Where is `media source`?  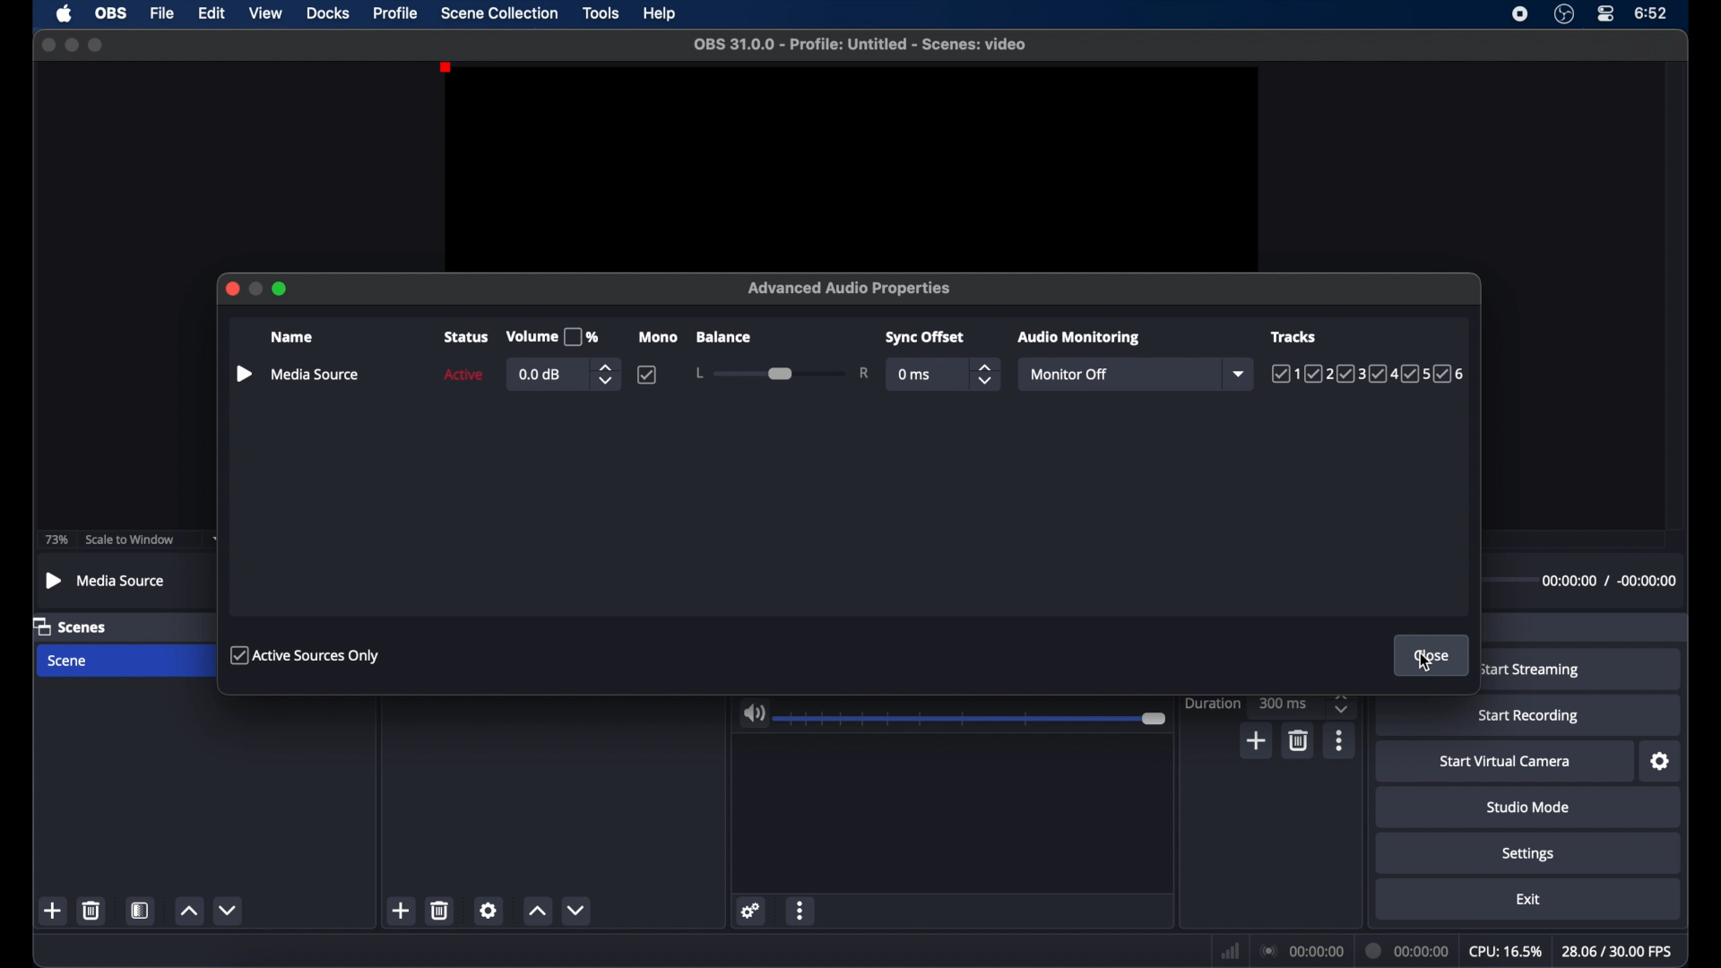
media source is located at coordinates (316, 375).